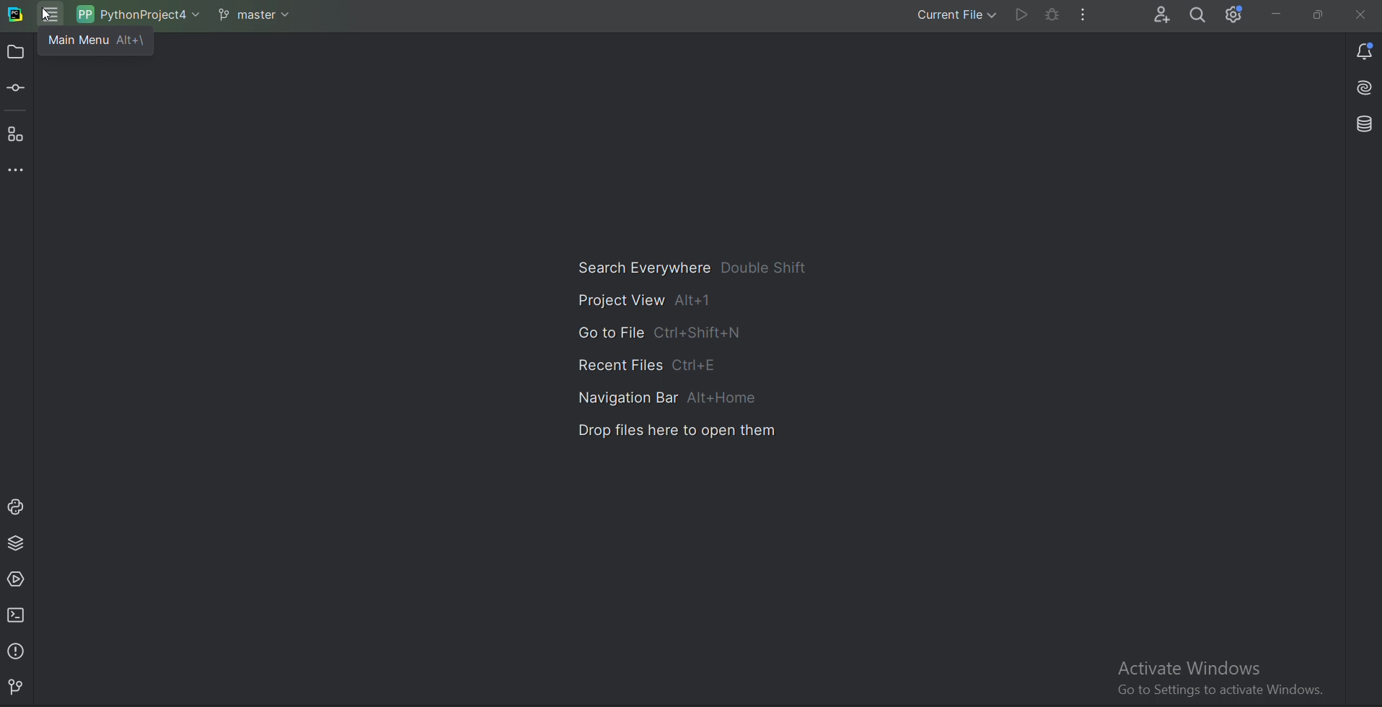 Image resolution: width=1382 pixels, height=707 pixels. What do you see at coordinates (18, 579) in the screenshot?
I see `Services` at bounding box center [18, 579].